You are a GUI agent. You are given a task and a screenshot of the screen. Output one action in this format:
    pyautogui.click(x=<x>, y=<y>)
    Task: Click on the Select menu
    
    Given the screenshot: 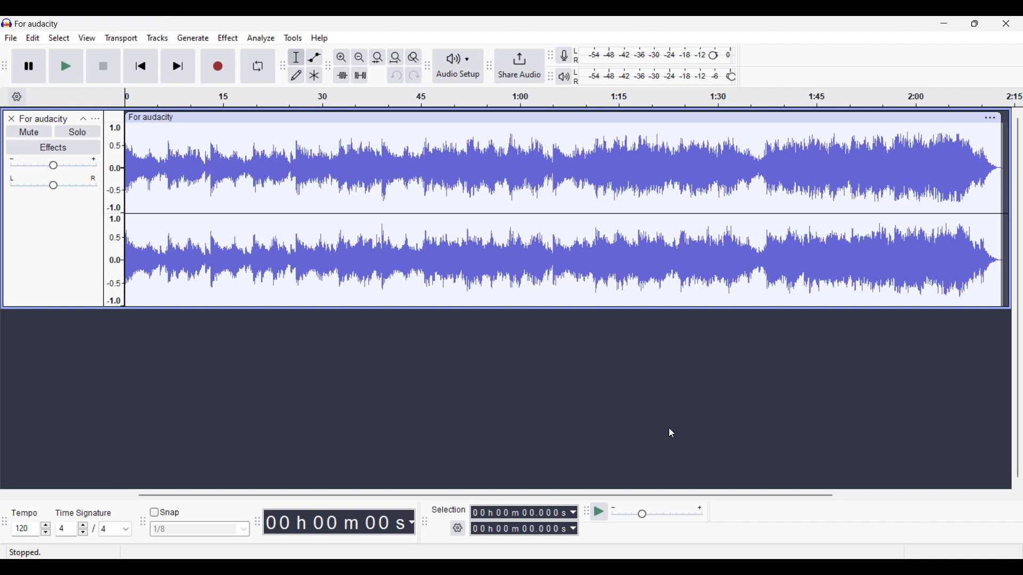 What is the action you would take?
    pyautogui.click(x=59, y=37)
    